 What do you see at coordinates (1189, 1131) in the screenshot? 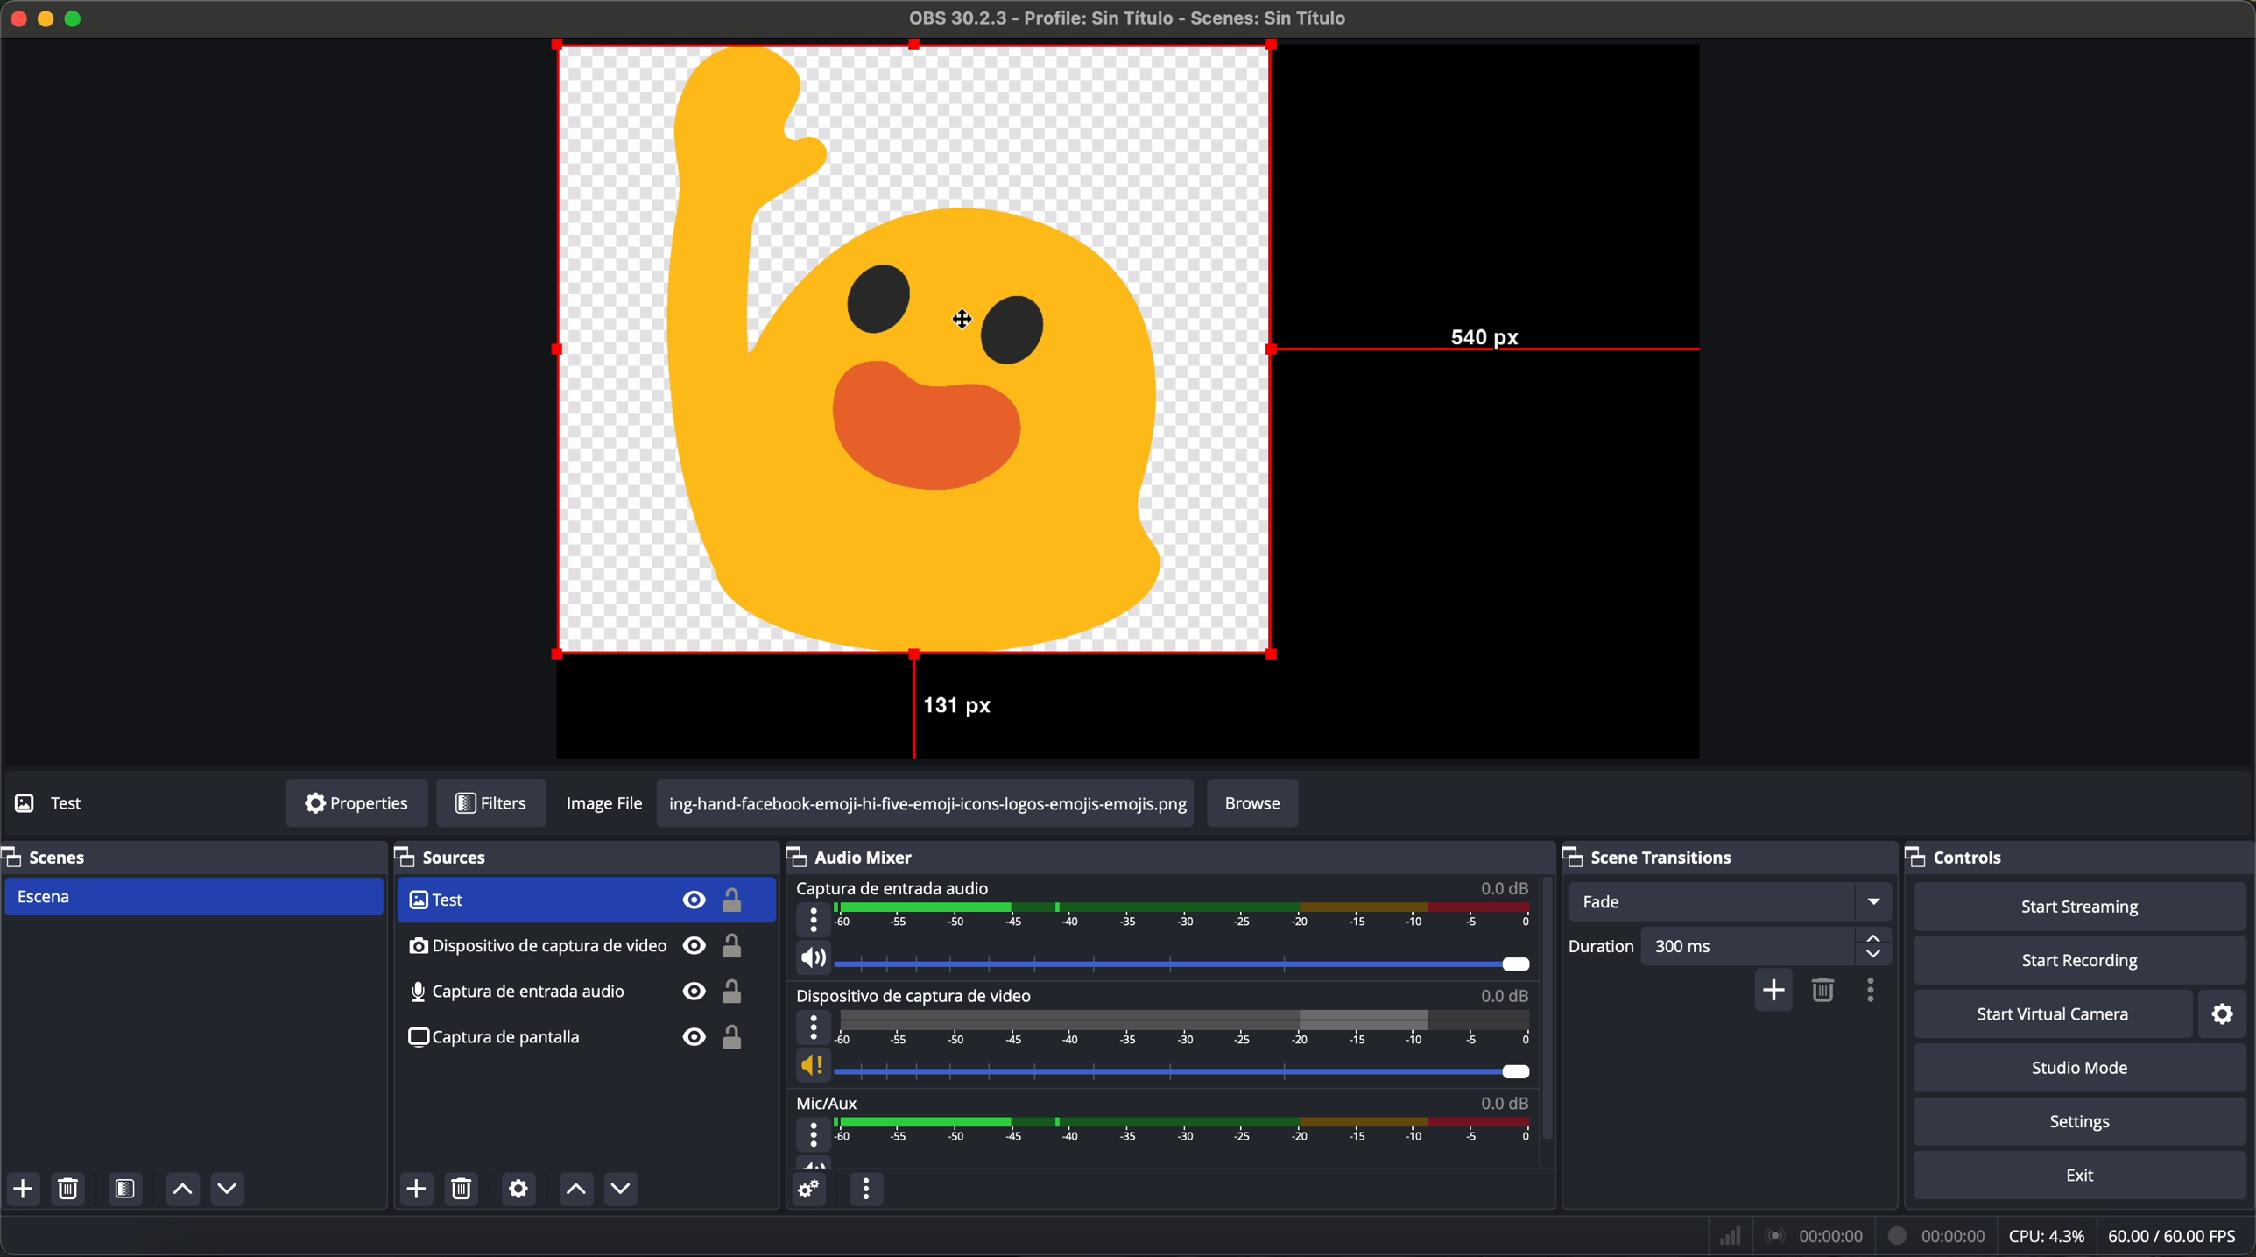
I see `timeline` at bounding box center [1189, 1131].